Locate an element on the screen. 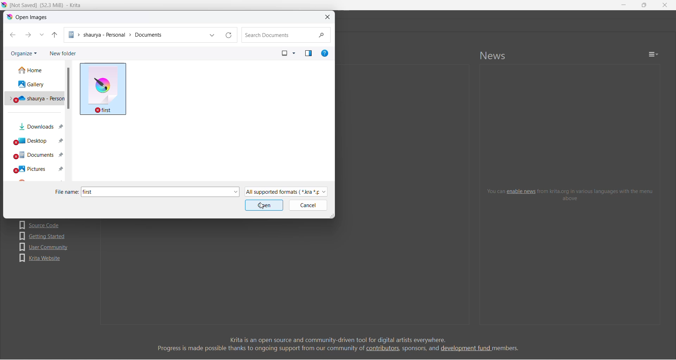 The height and width of the screenshot is (360, 676). desktop is located at coordinates (37, 139).